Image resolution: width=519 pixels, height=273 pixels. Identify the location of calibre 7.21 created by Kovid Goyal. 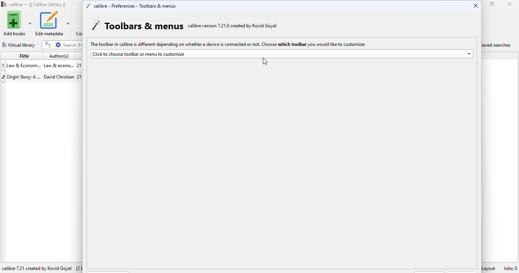
(37, 268).